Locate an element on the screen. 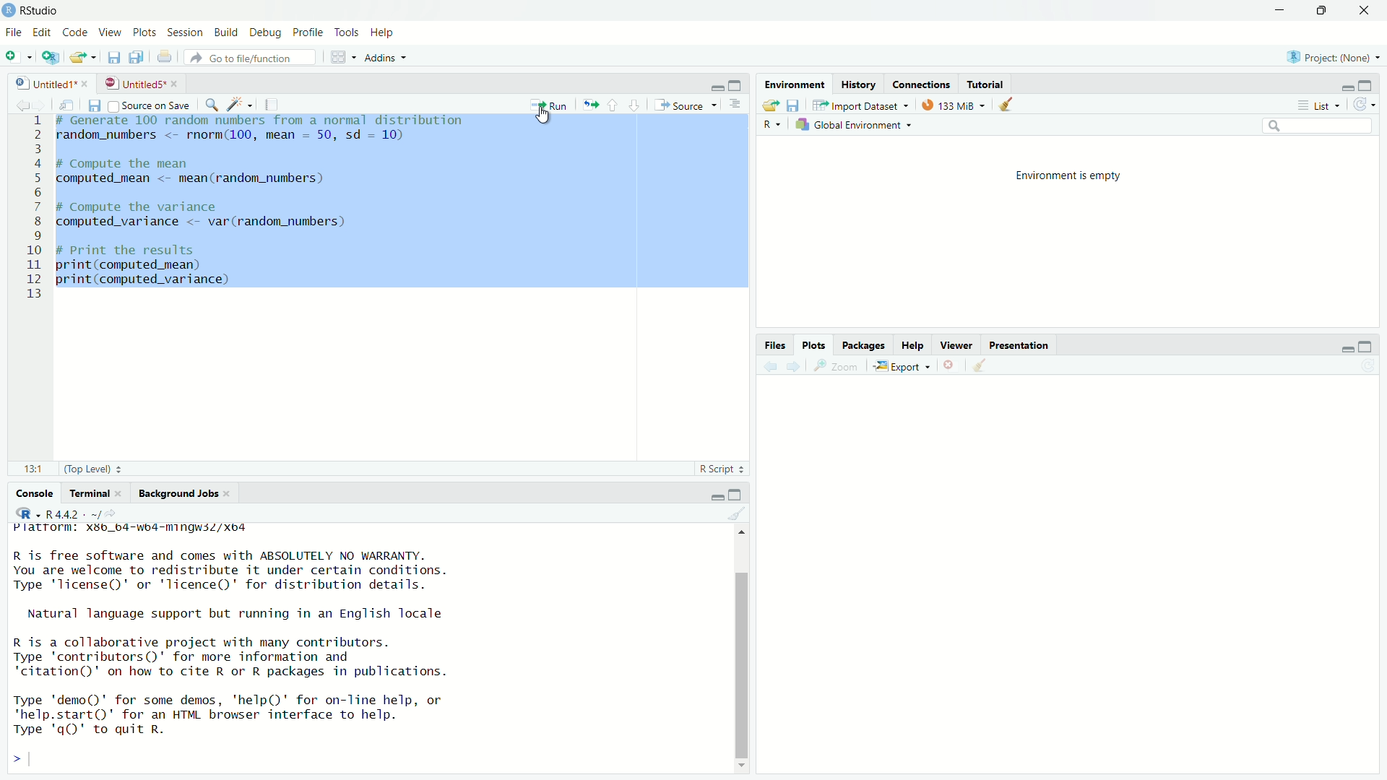 The width and height of the screenshot is (1387, 780). show in new window is located at coordinates (67, 103).